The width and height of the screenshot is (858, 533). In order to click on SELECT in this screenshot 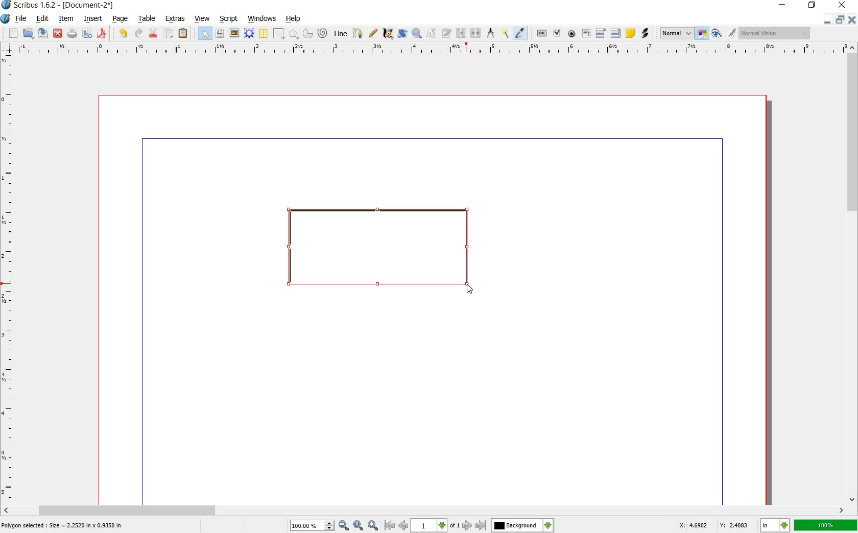, I will do `click(205, 34)`.